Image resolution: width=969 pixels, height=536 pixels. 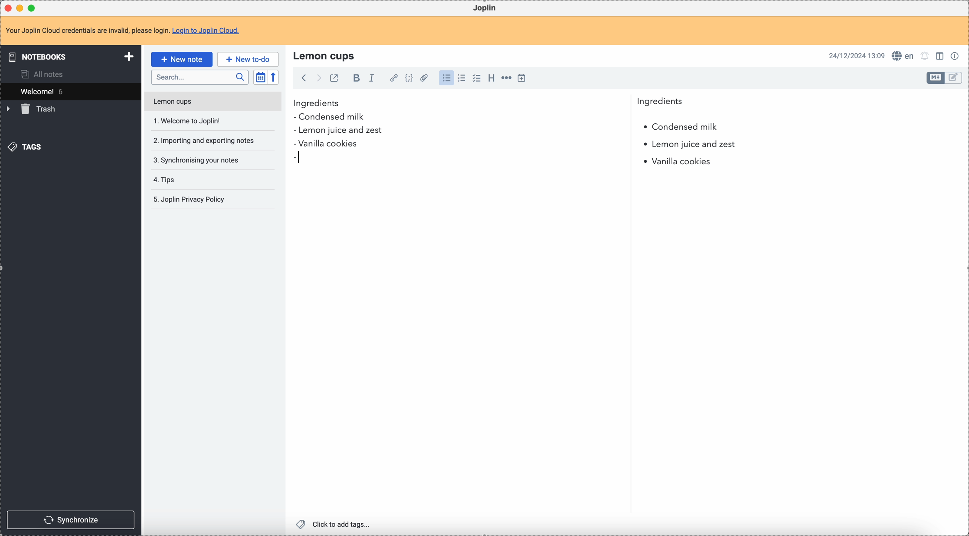 I want to click on code, so click(x=409, y=79).